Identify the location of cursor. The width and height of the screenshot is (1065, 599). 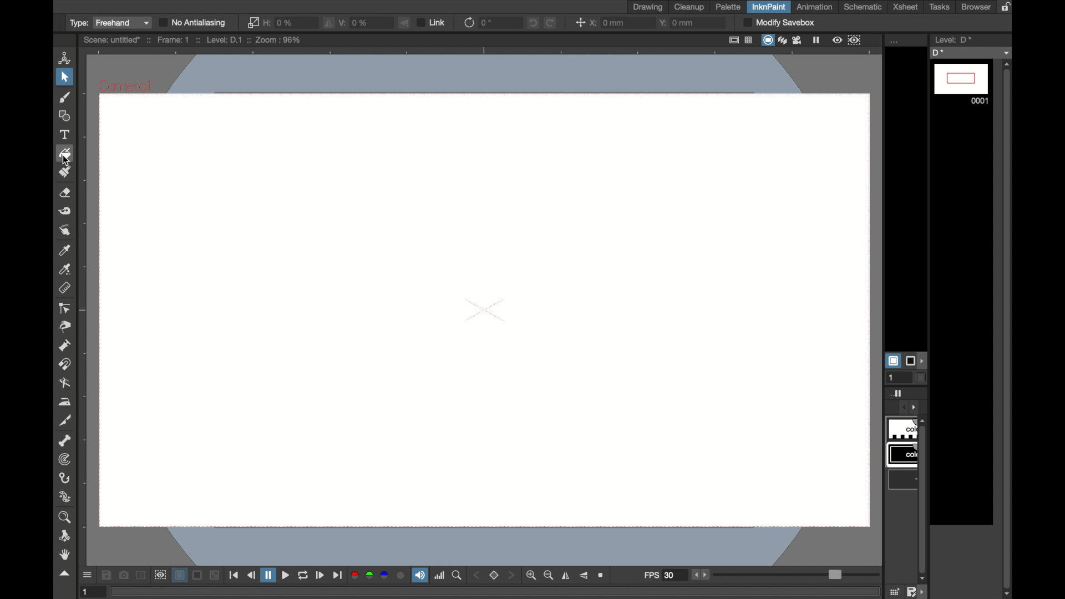
(68, 163).